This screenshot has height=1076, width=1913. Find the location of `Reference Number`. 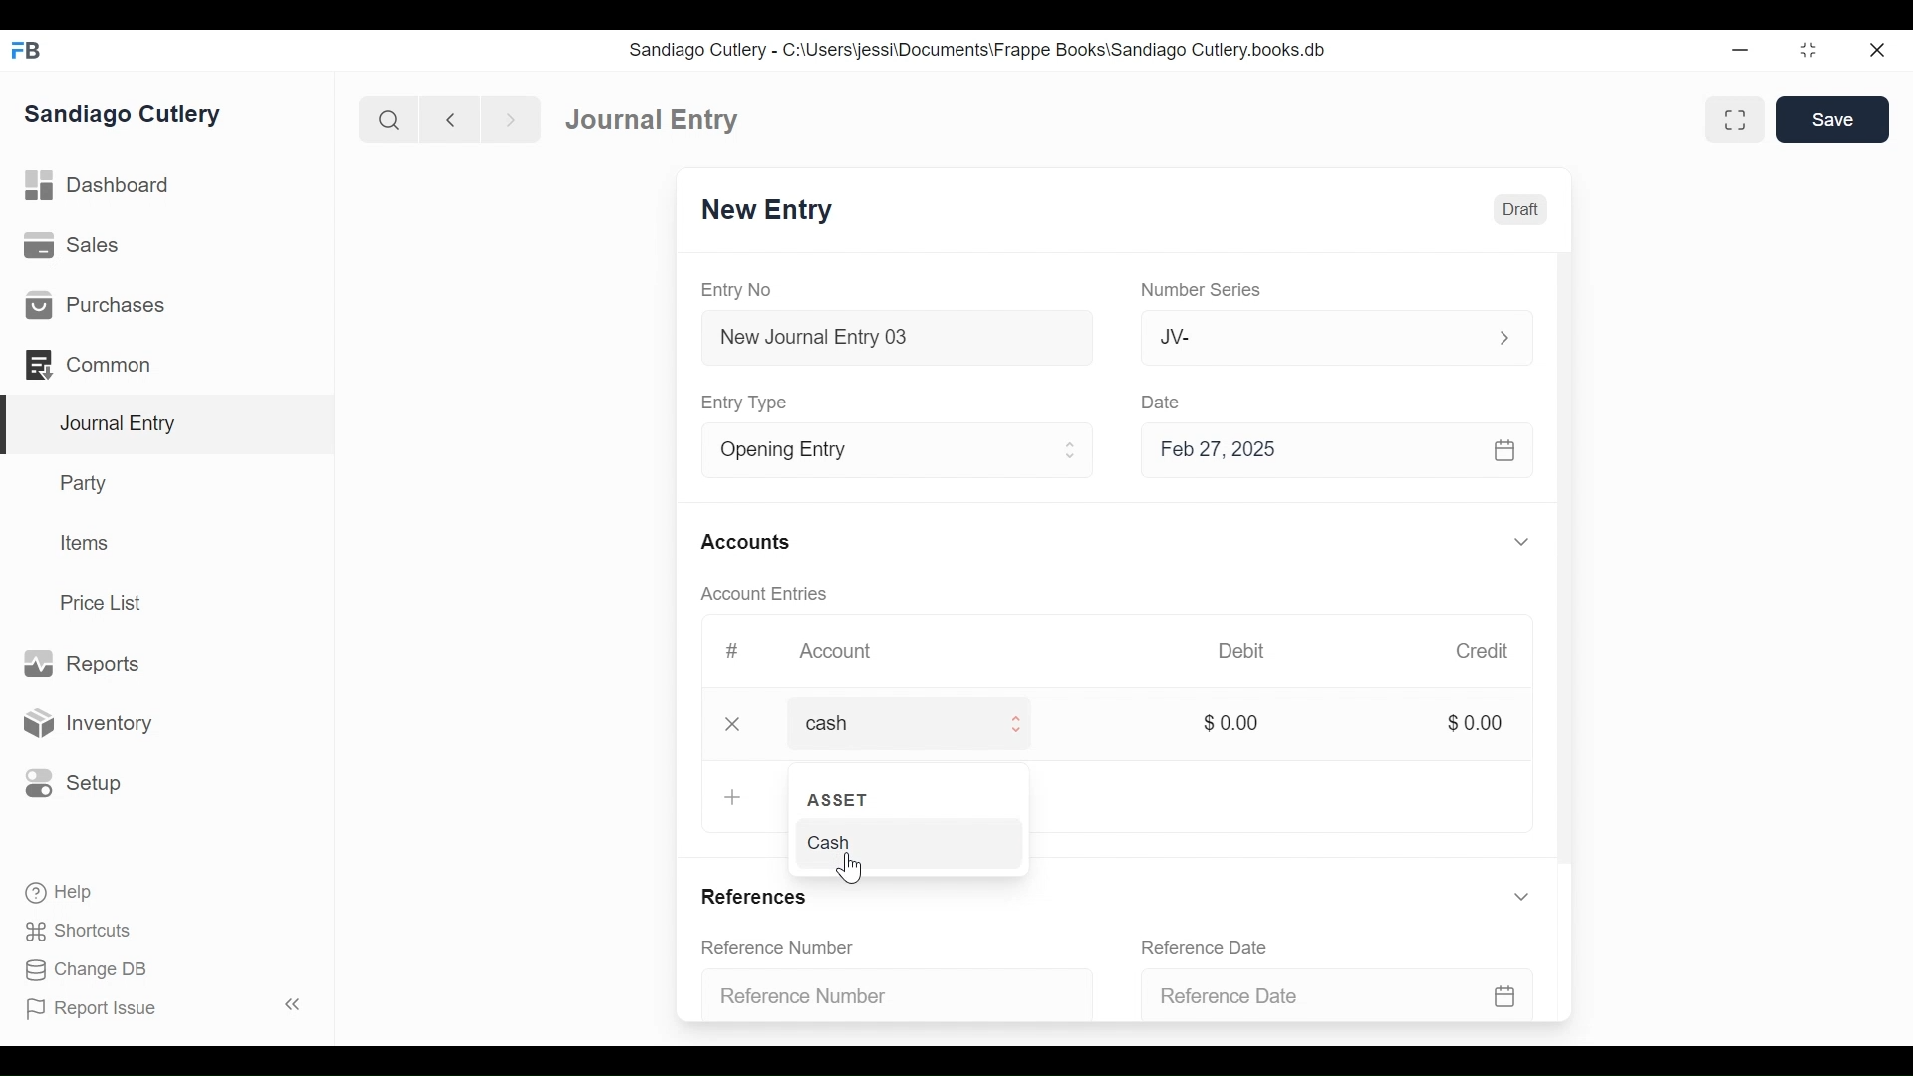

Reference Number is located at coordinates (886, 992).